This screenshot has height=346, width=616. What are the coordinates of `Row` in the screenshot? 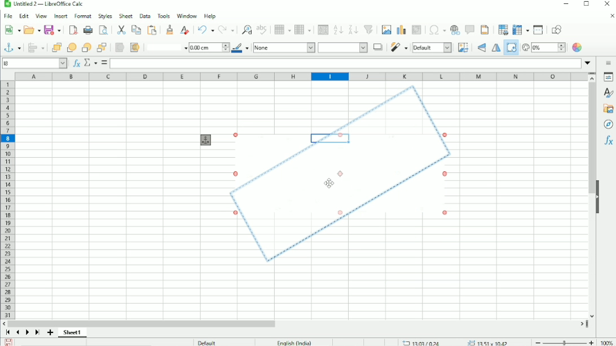 It's located at (281, 30).